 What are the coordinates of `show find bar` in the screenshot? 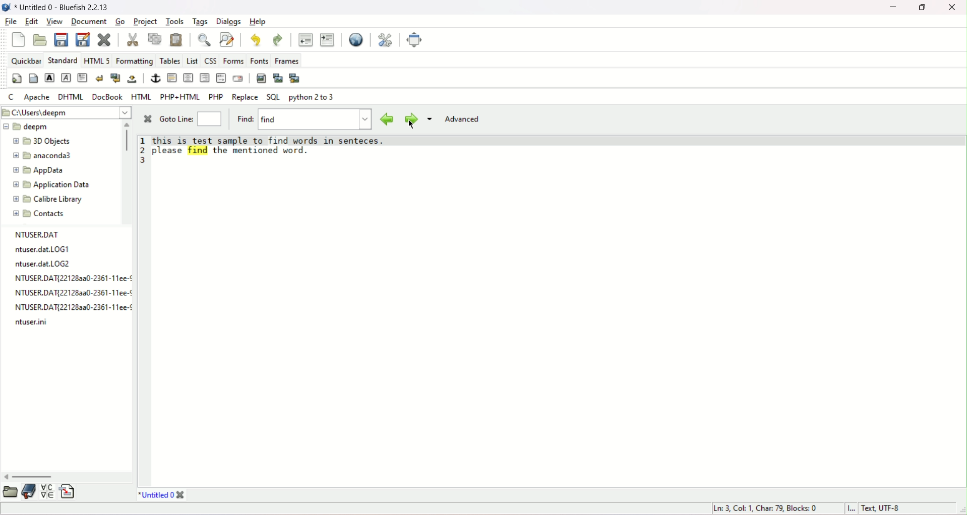 It's located at (204, 39).